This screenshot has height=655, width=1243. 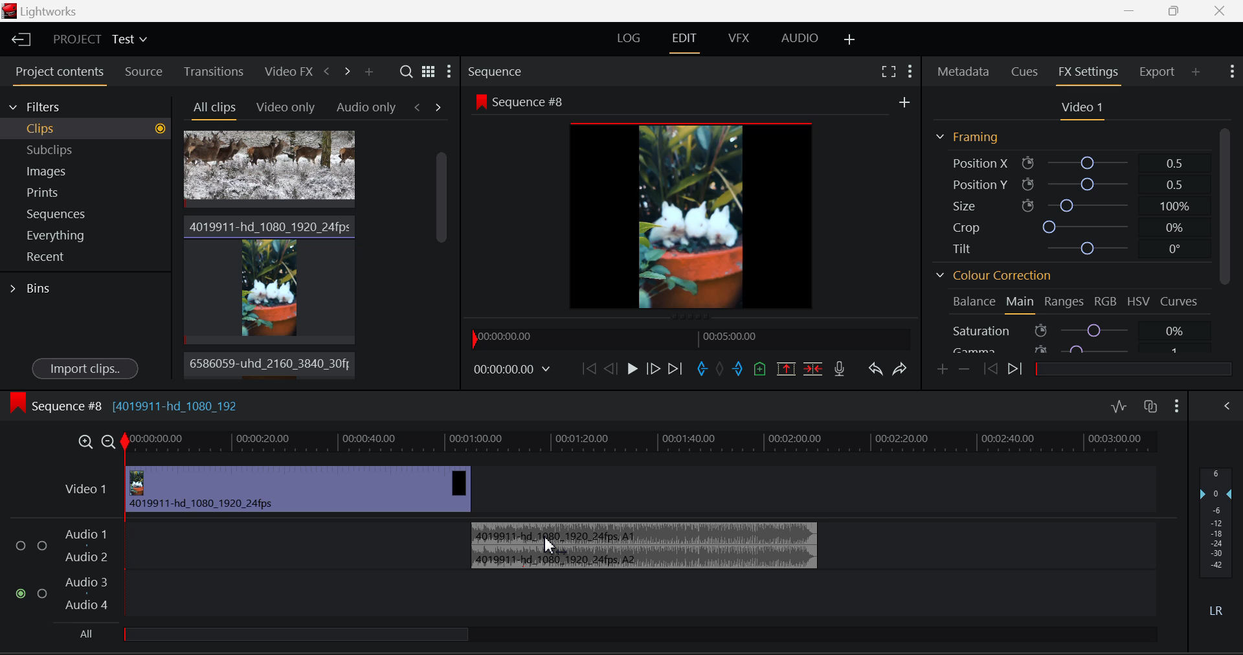 I want to click on Next keyframe, so click(x=1017, y=368).